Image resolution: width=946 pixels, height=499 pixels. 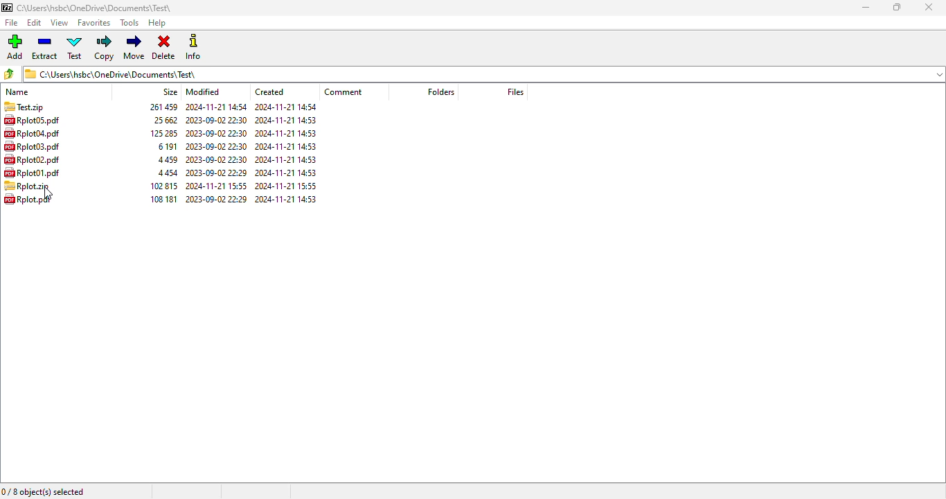 I want to click on logo, so click(x=8, y=8).